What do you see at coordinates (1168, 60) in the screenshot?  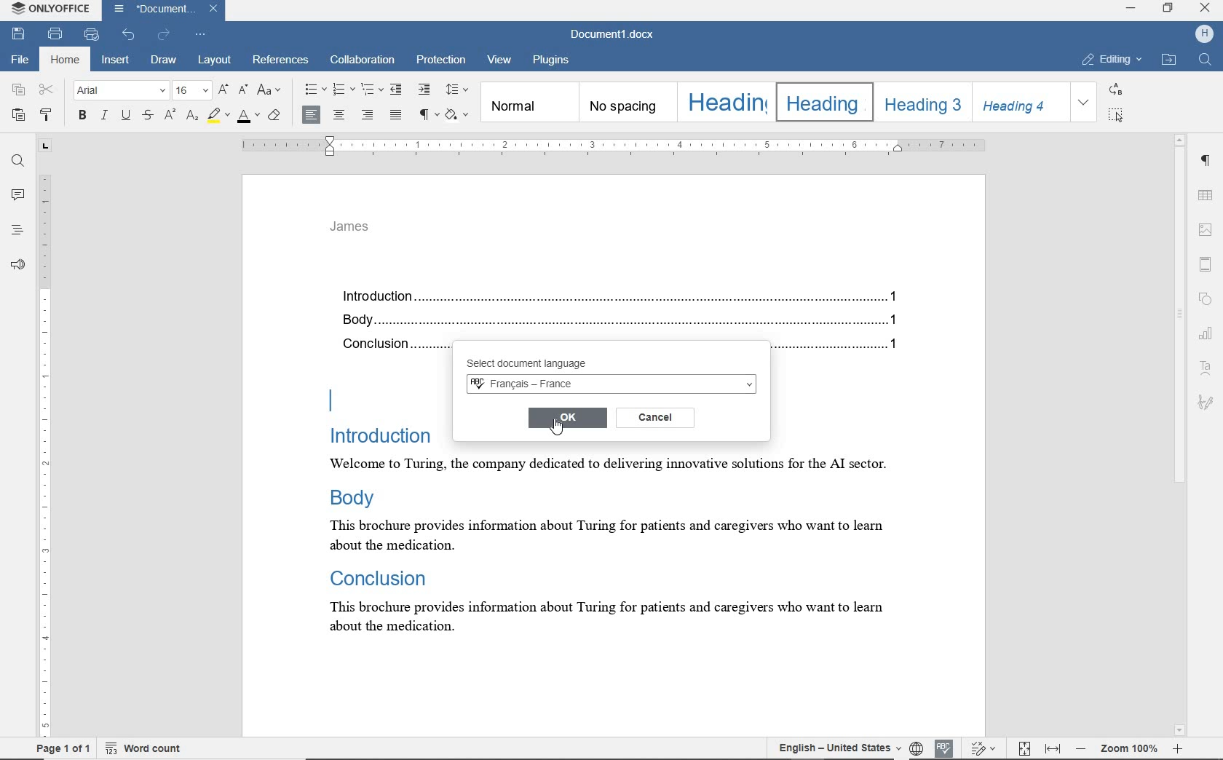 I see `OPEN FILE LOCATION` at bounding box center [1168, 60].